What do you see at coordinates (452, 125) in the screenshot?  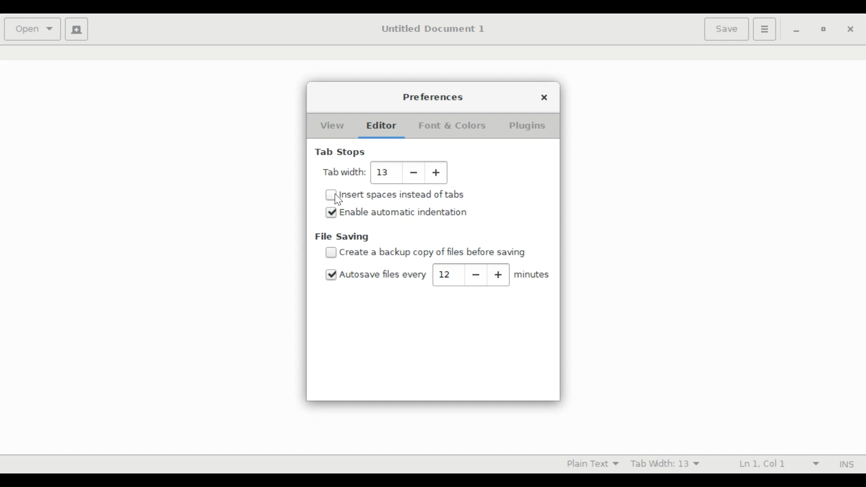 I see `Font & Colors` at bounding box center [452, 125].